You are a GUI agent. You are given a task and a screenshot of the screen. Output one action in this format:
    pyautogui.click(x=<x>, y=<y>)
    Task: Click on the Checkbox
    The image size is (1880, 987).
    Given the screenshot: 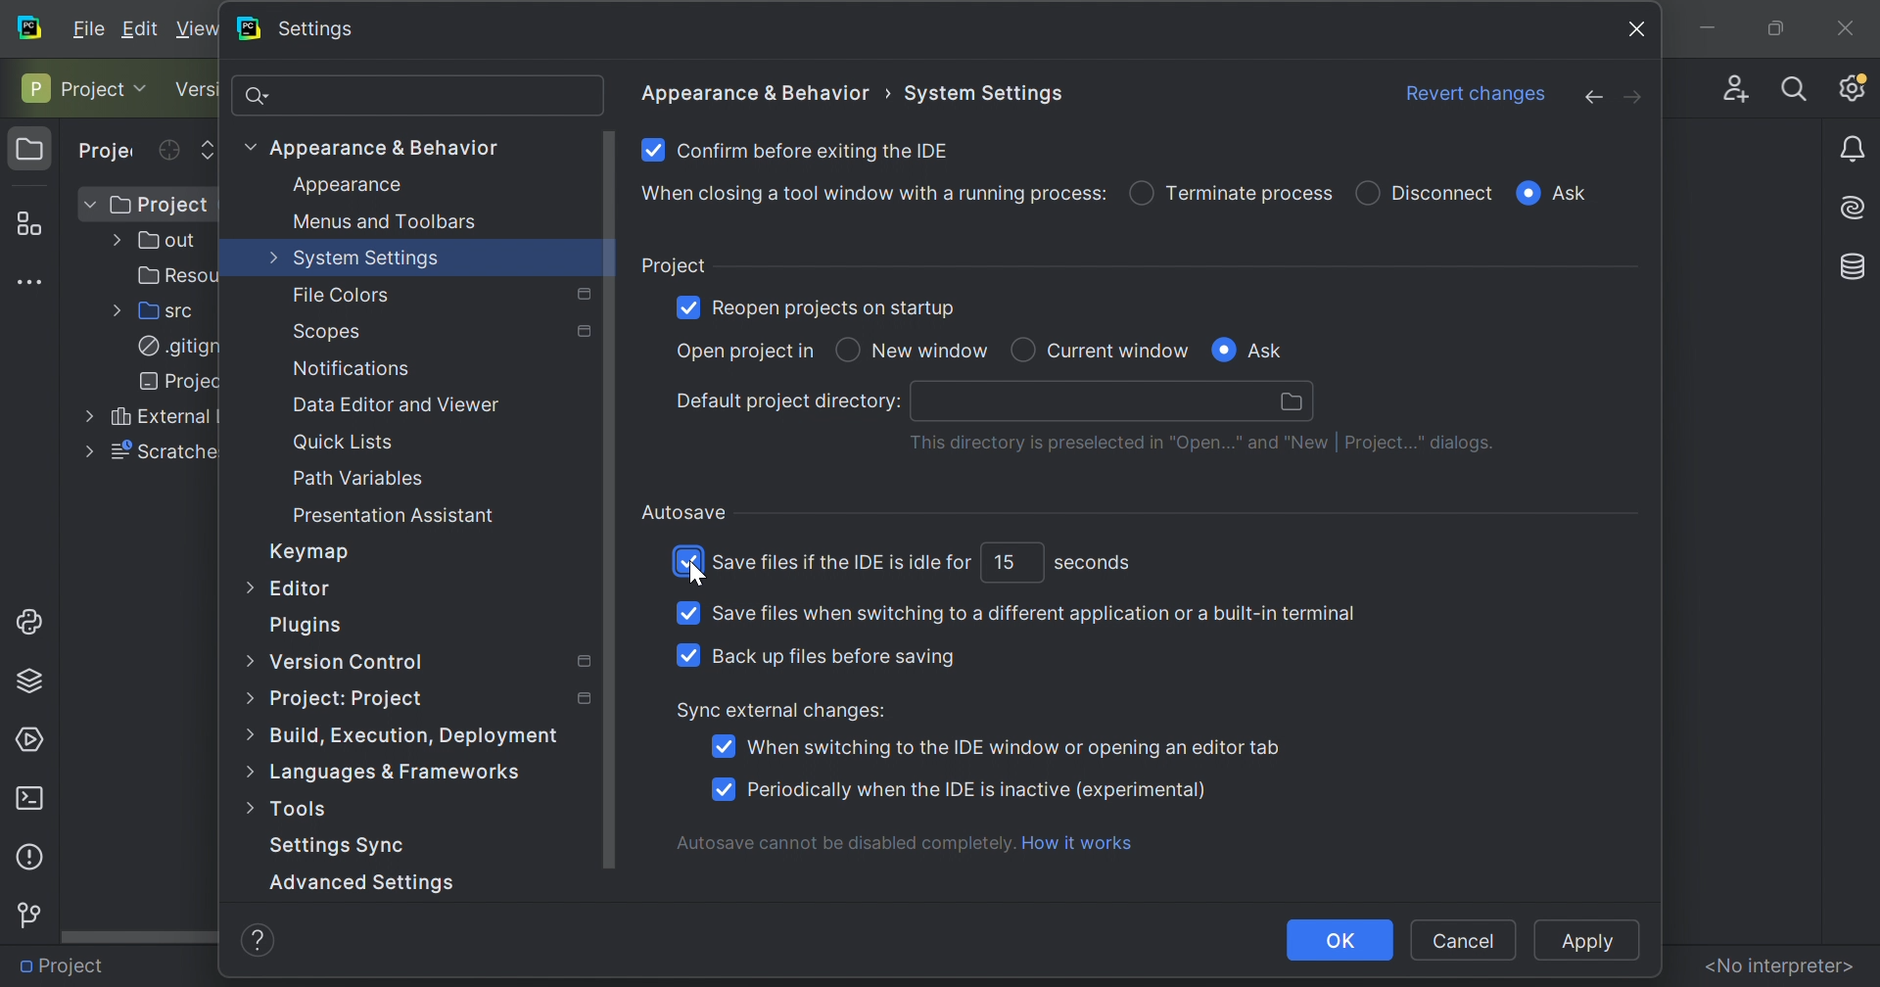 What is the action you would take?
    pyautogui.click(x=687, y=561)
    